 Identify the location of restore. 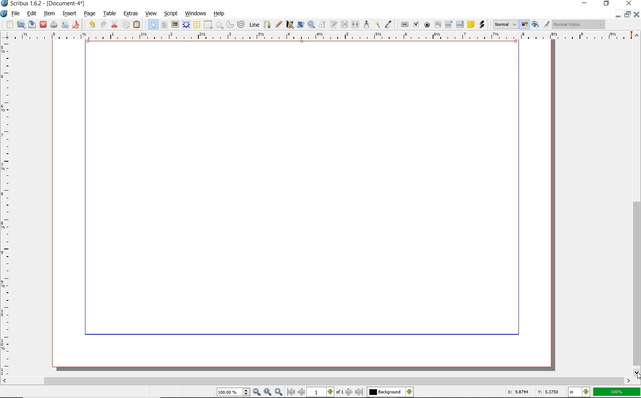
(628, 14).